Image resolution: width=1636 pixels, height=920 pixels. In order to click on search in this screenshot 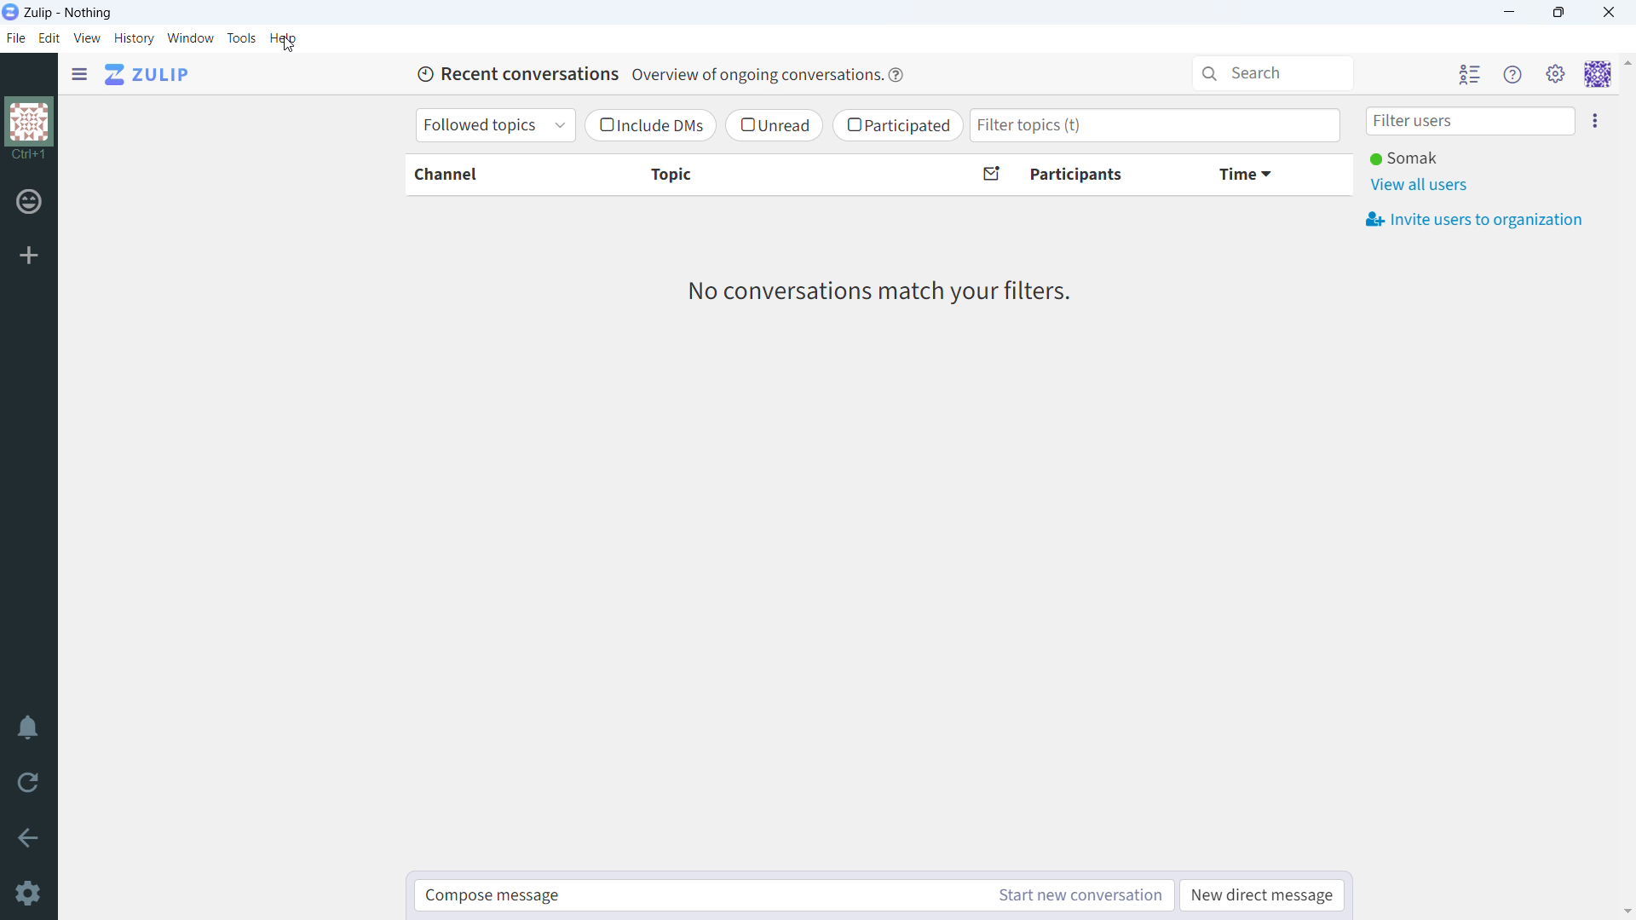, I will do `click(1273, 72)`.